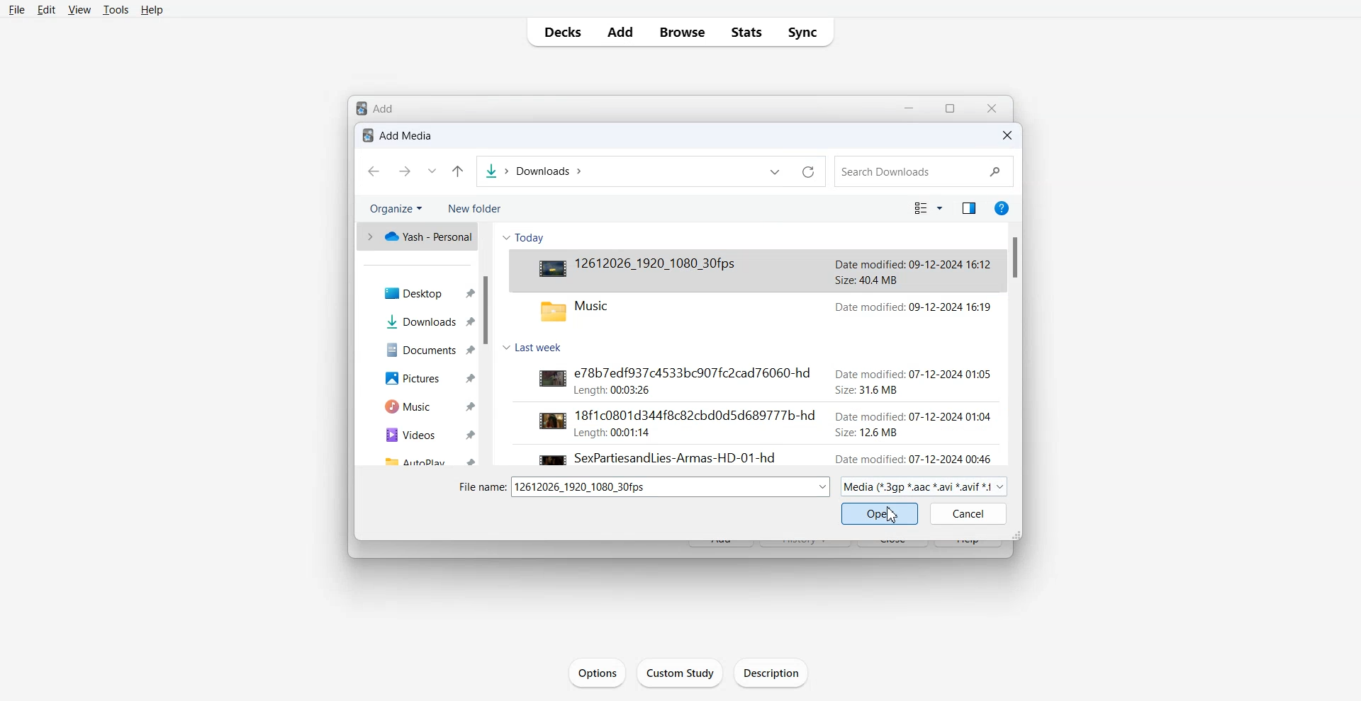 The image size is (1361, 701). I want to click on resize, so click(948, 107).